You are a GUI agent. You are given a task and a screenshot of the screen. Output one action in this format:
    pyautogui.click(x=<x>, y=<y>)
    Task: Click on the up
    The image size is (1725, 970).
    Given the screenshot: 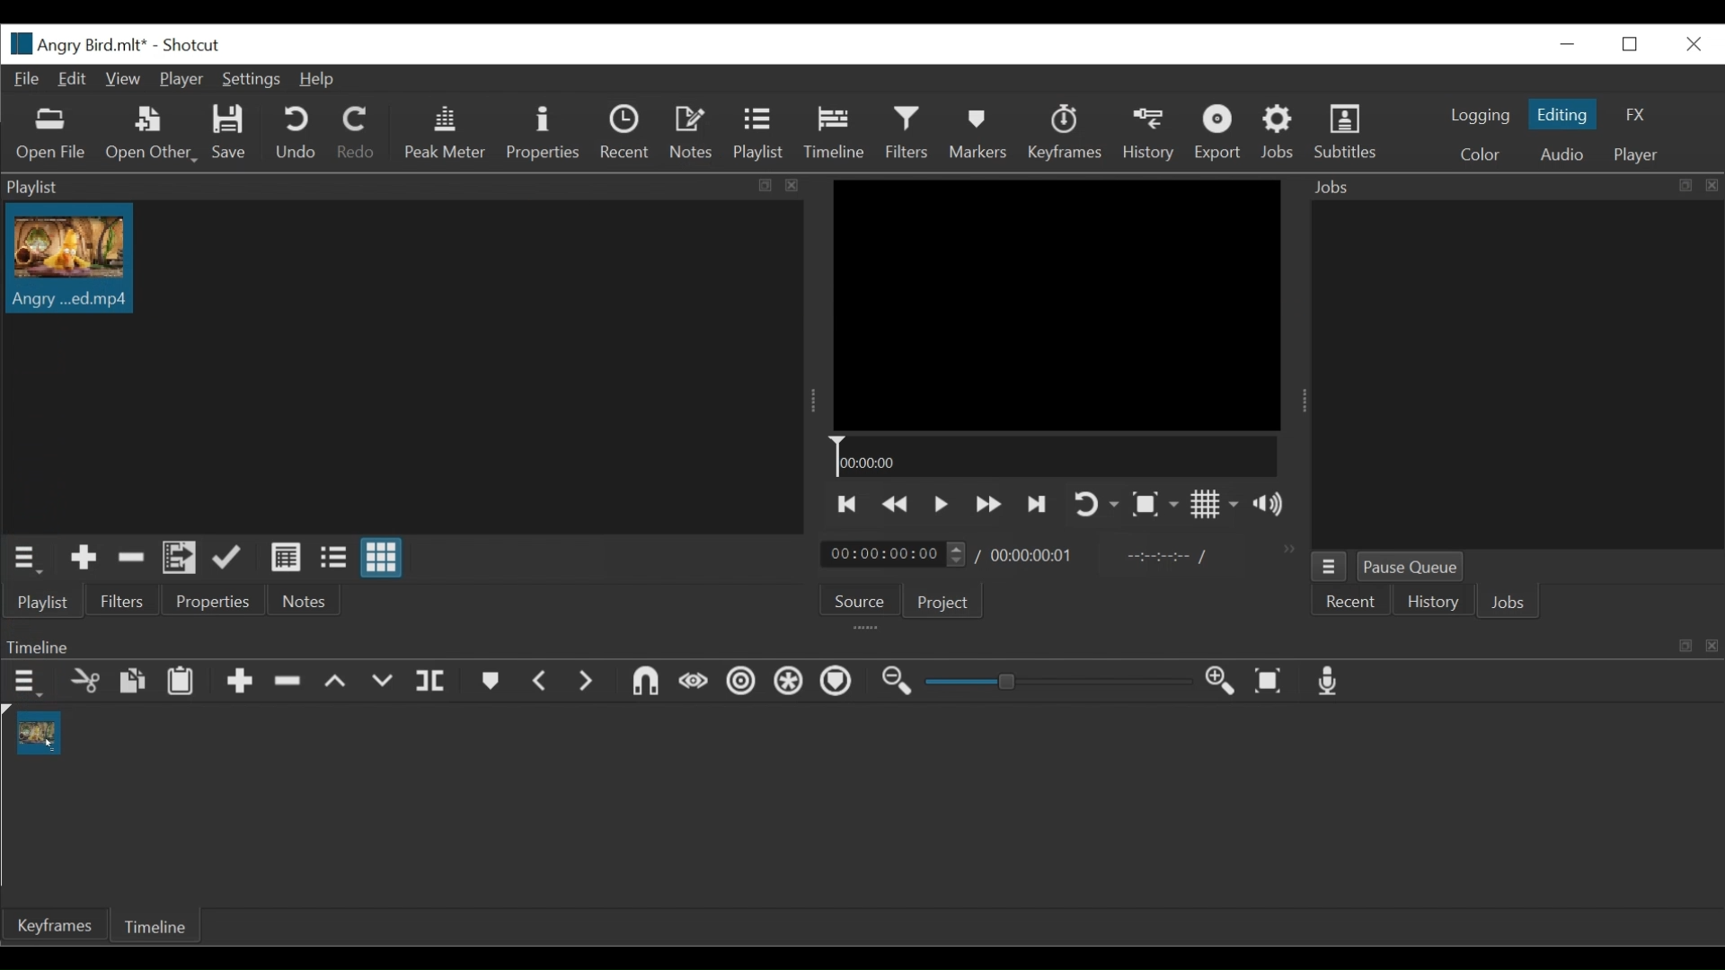 What is the action you would take?
    pyautogui.click(x=342, y=683)
    